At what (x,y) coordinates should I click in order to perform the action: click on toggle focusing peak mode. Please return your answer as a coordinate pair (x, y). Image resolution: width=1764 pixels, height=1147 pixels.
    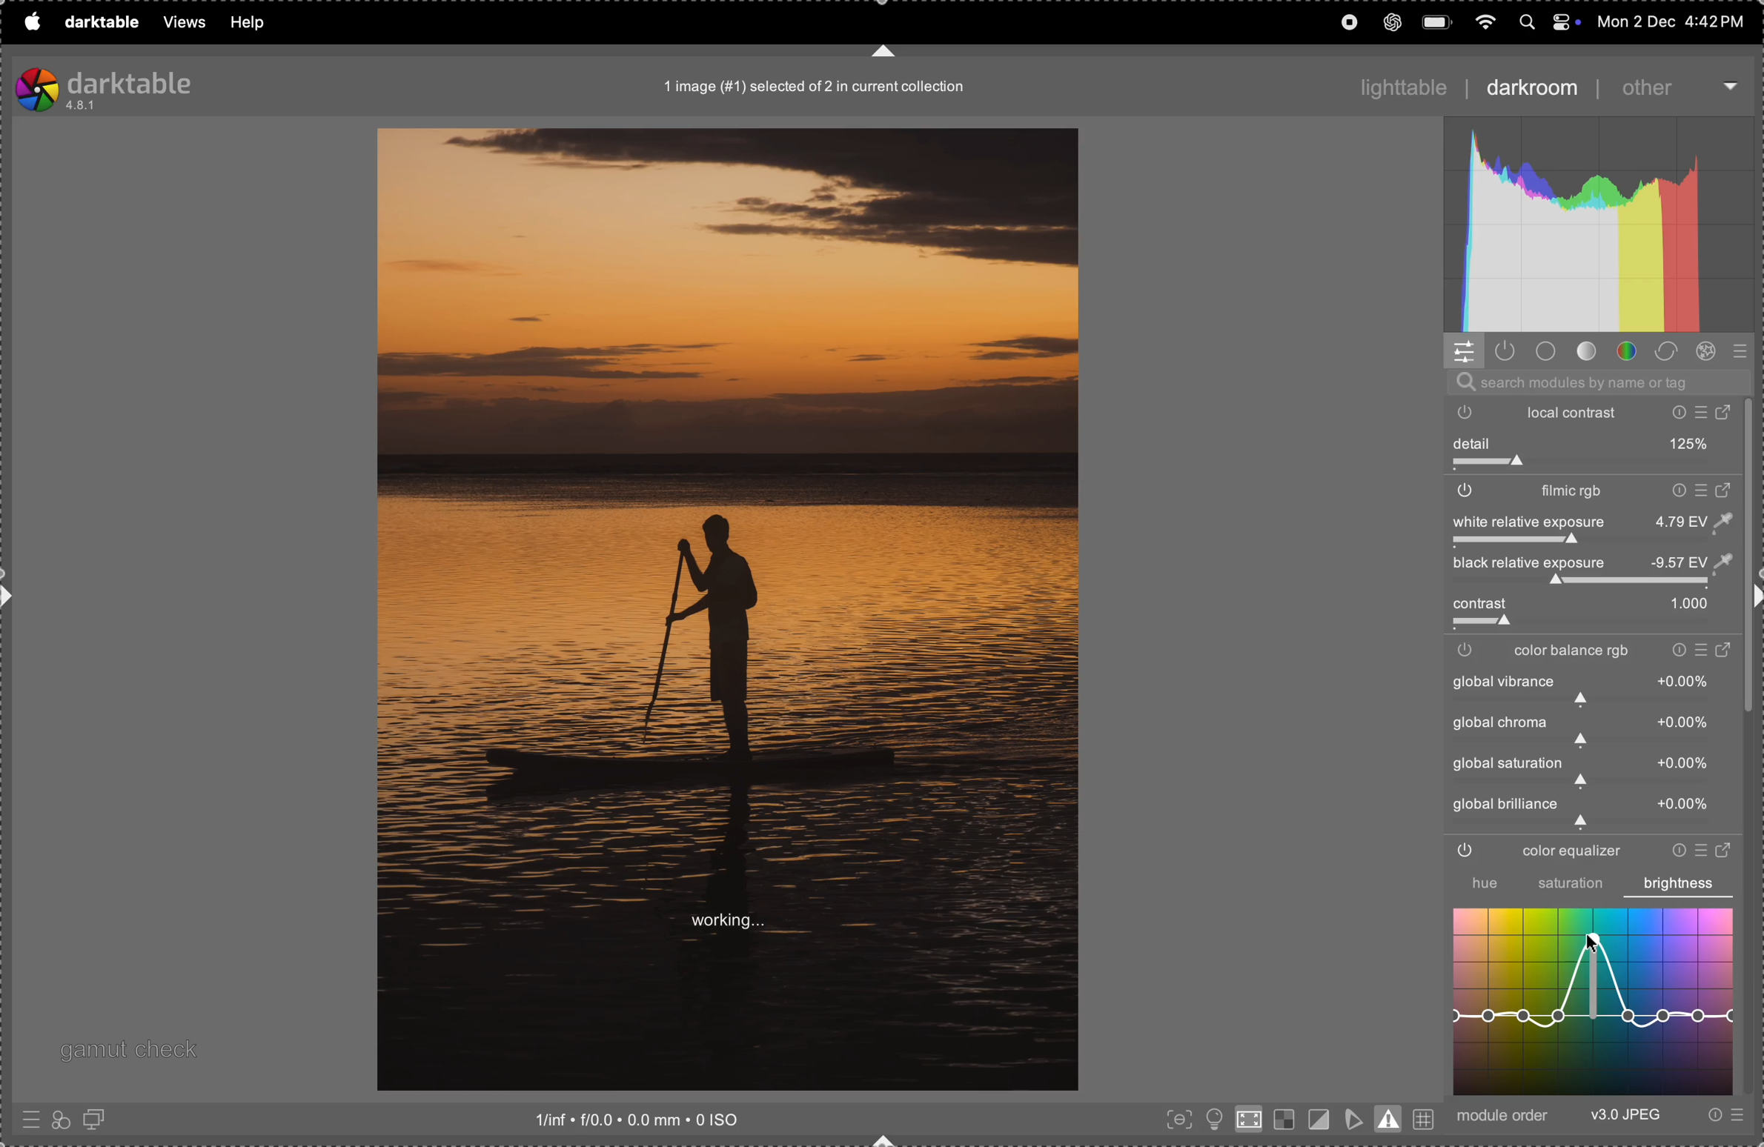
    Looking at the image, I should click on (1176, 1120).